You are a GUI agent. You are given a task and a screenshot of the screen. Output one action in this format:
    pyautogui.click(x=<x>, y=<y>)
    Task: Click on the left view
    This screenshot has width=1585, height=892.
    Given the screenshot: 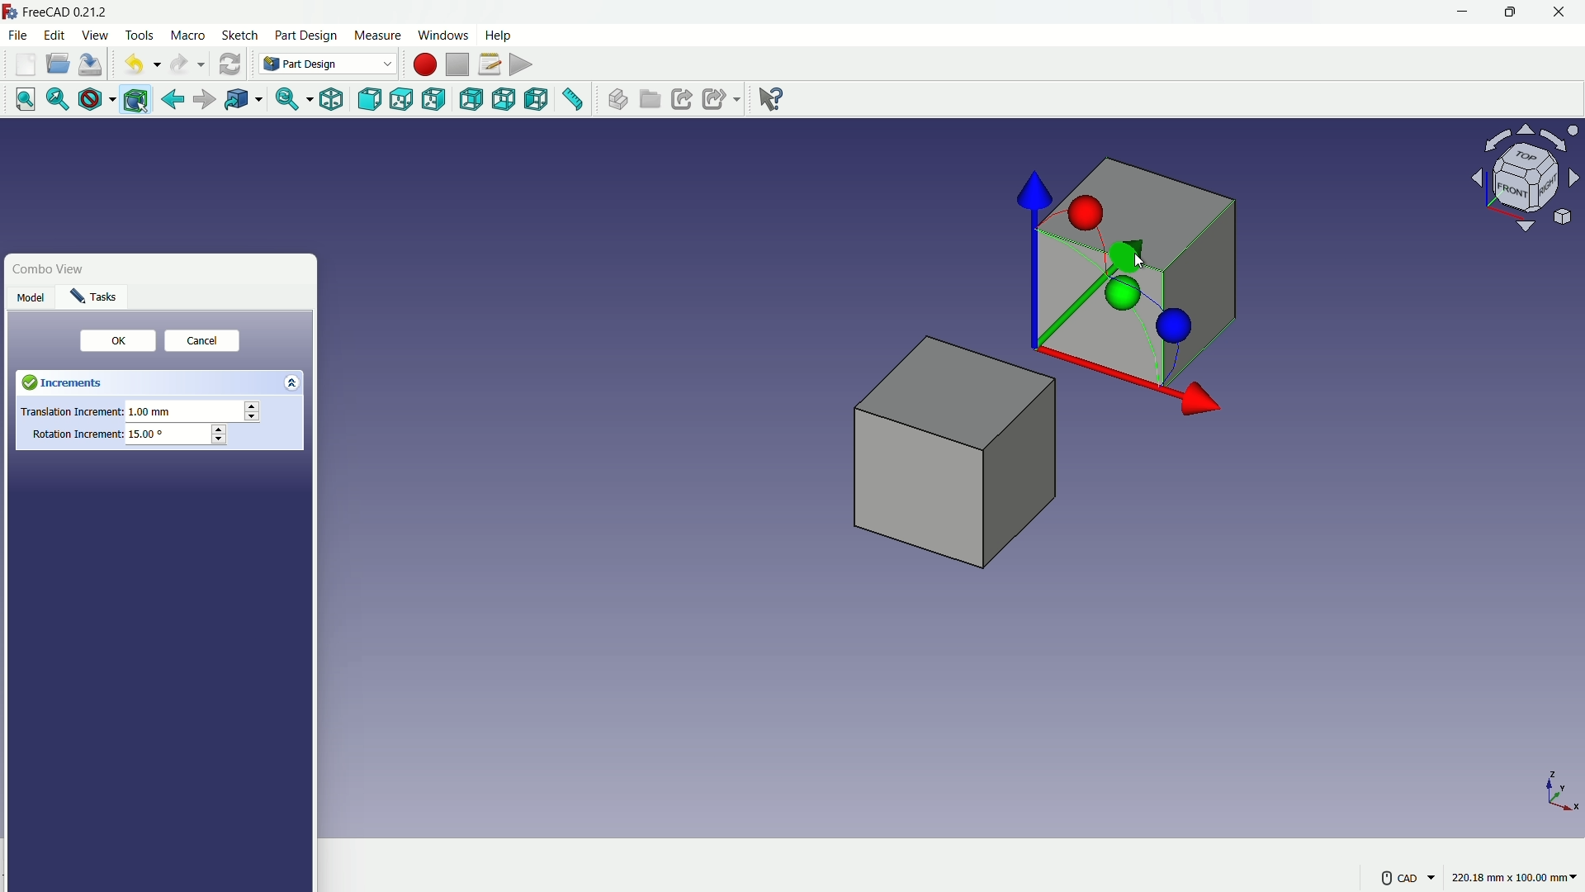 What is the action you would take?
    pyautogui.click(x=537, y=101)
    